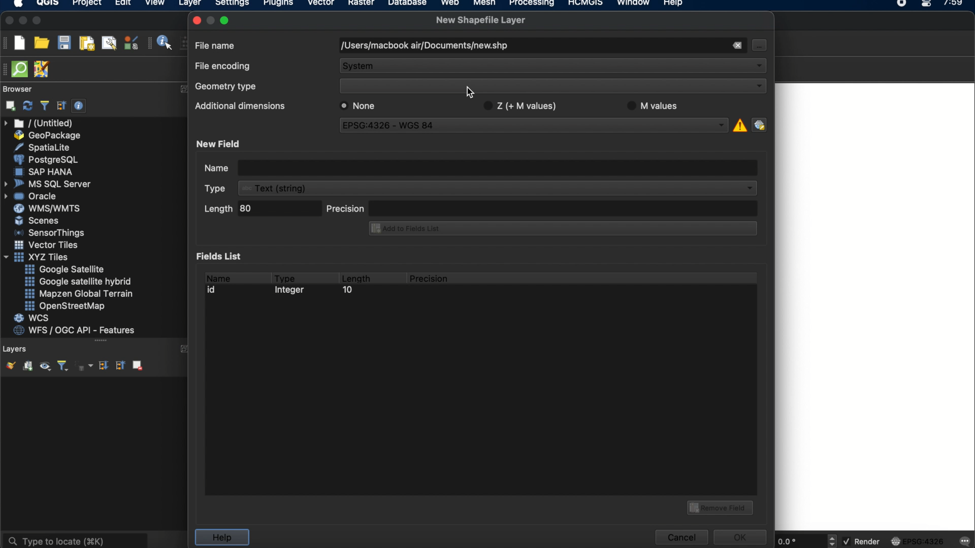 This screenshot has height=548, width=975. What do you see at coordinates (528, 124) in the screenshot?
I see `crs selected` at bounding box center [528, 124].